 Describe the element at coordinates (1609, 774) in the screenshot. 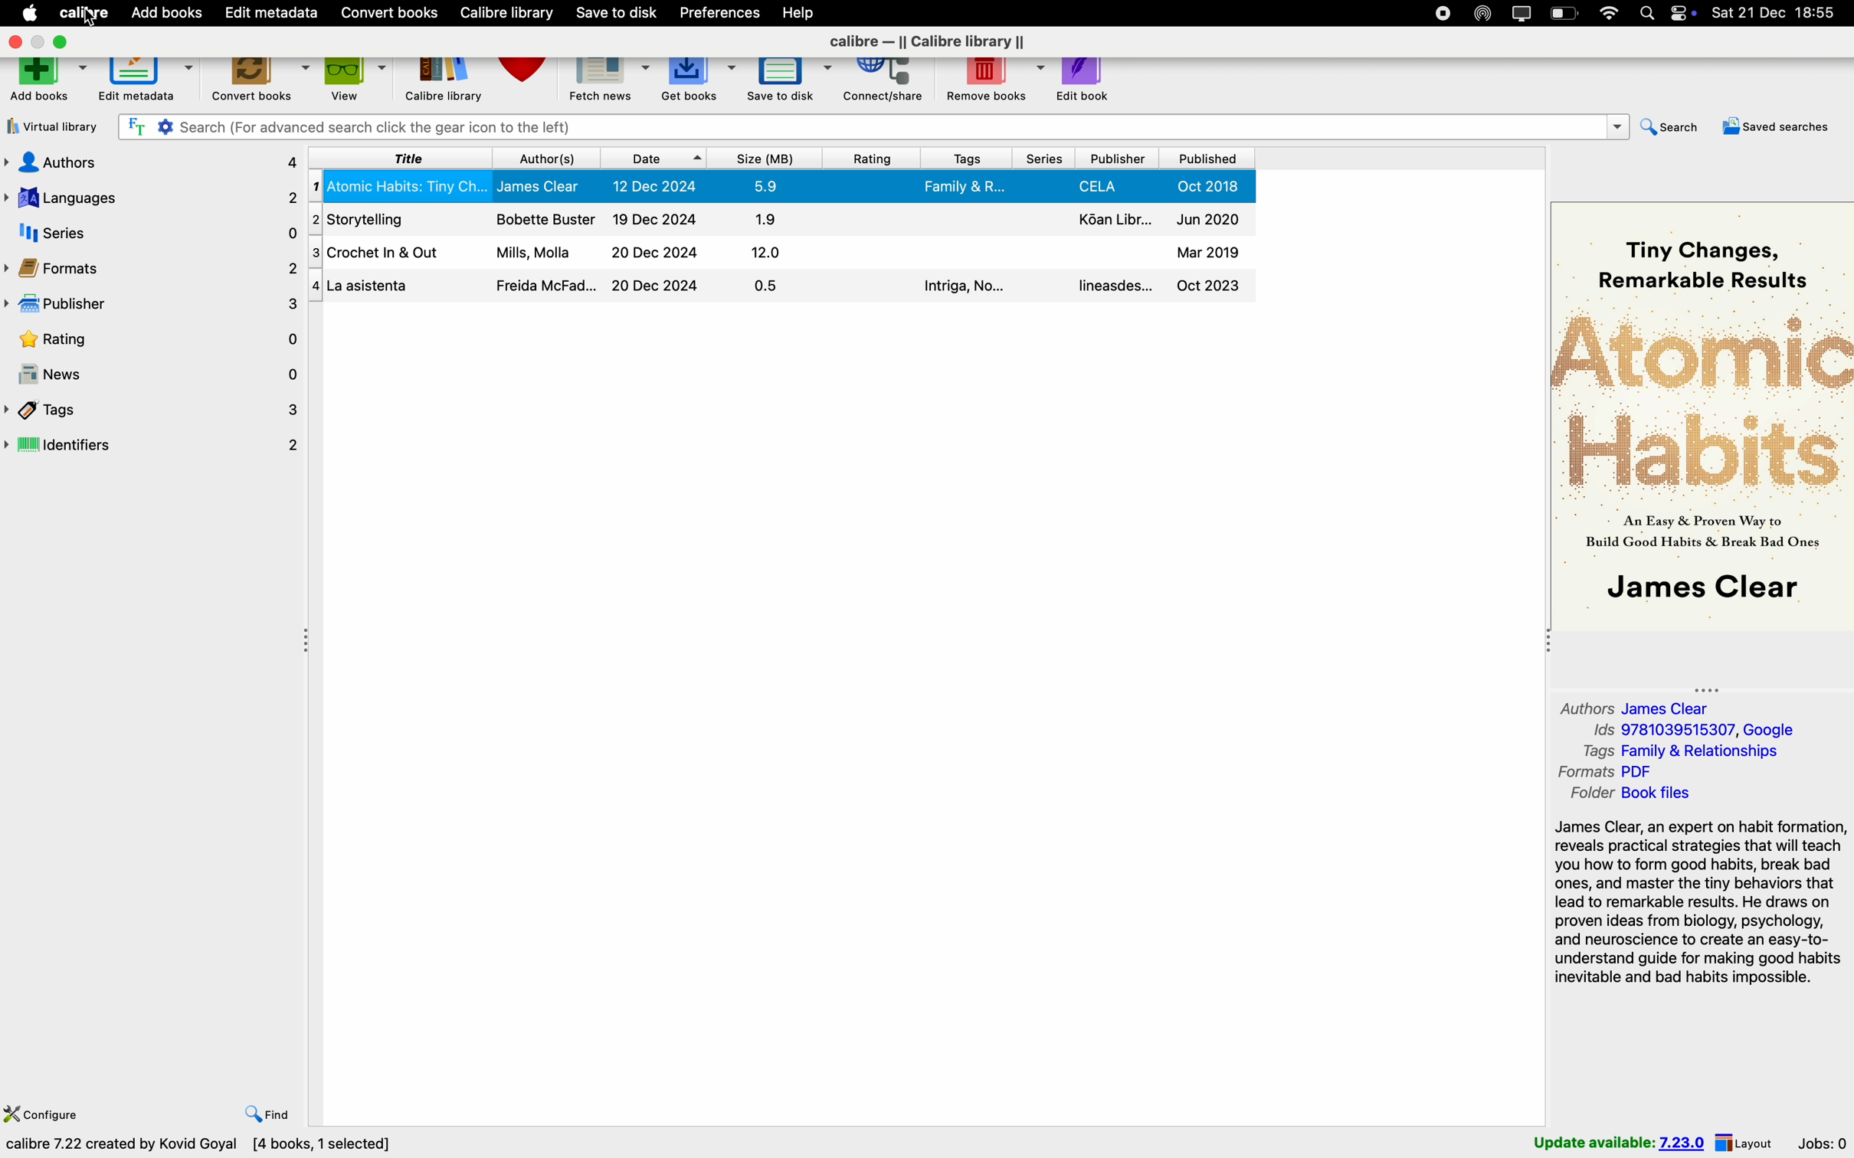

I see `formats PDF` at that location.